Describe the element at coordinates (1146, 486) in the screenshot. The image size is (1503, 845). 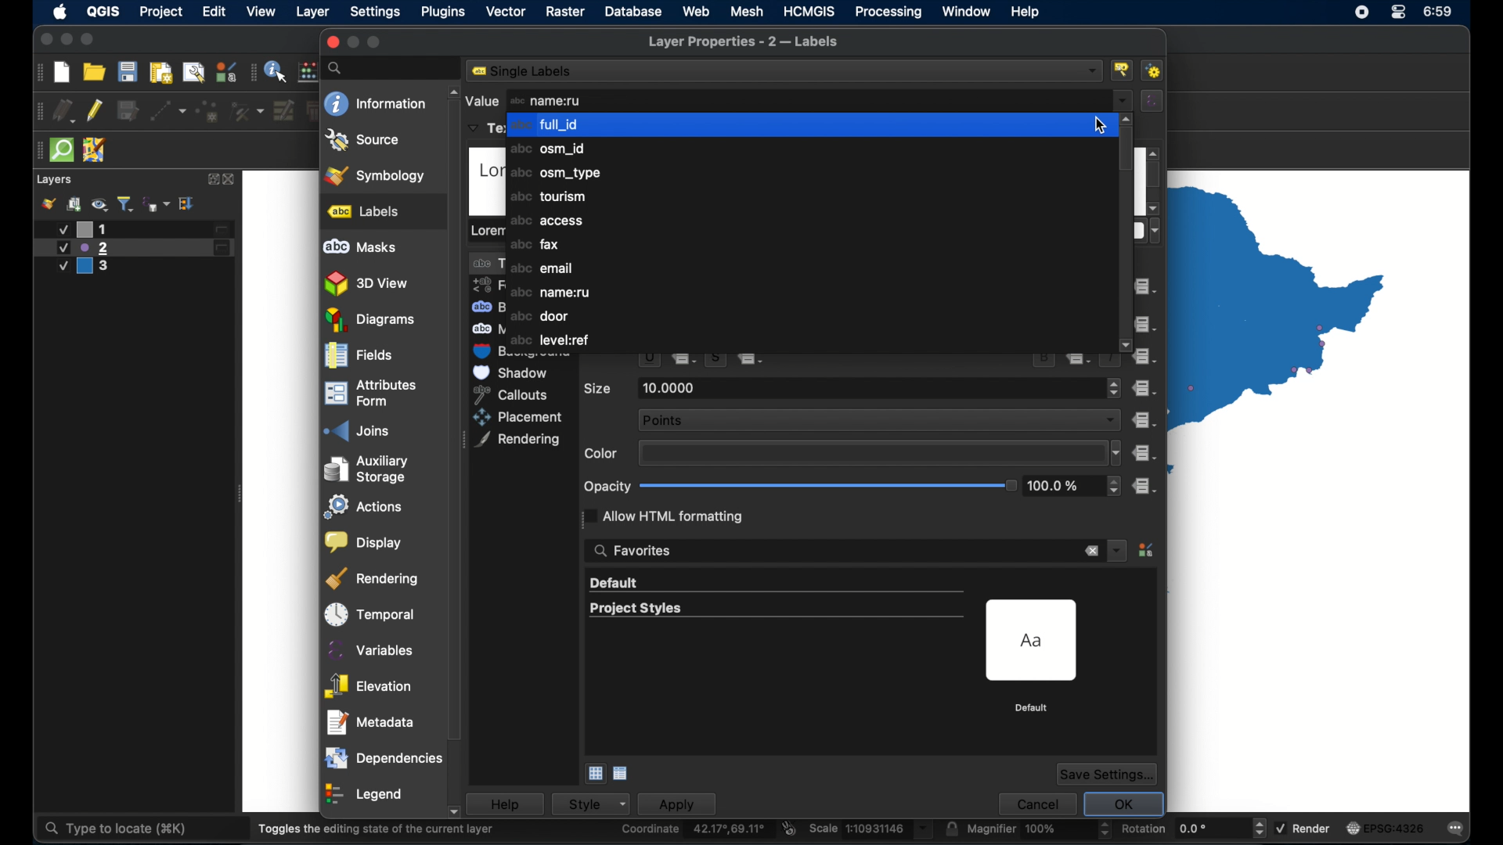
I see `data defined  override` at that location.